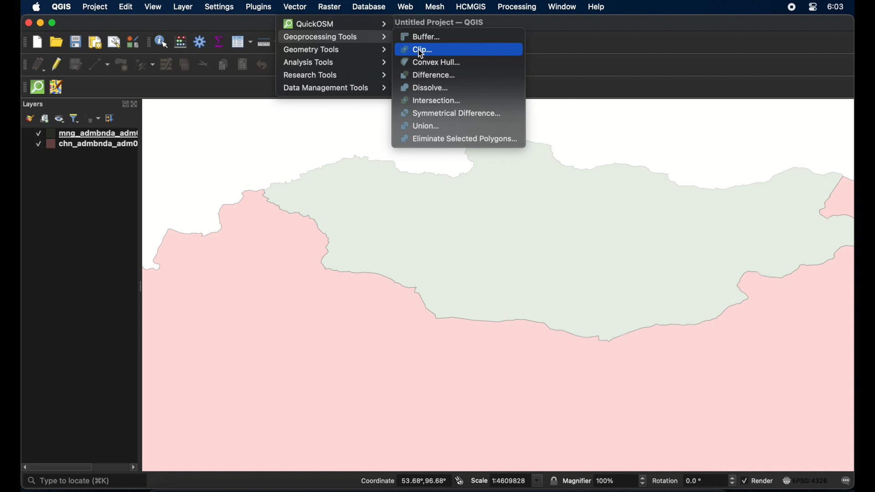  Describe the element at coordinates (87, 133) in the screenshot. I see `layer 1` at that location.